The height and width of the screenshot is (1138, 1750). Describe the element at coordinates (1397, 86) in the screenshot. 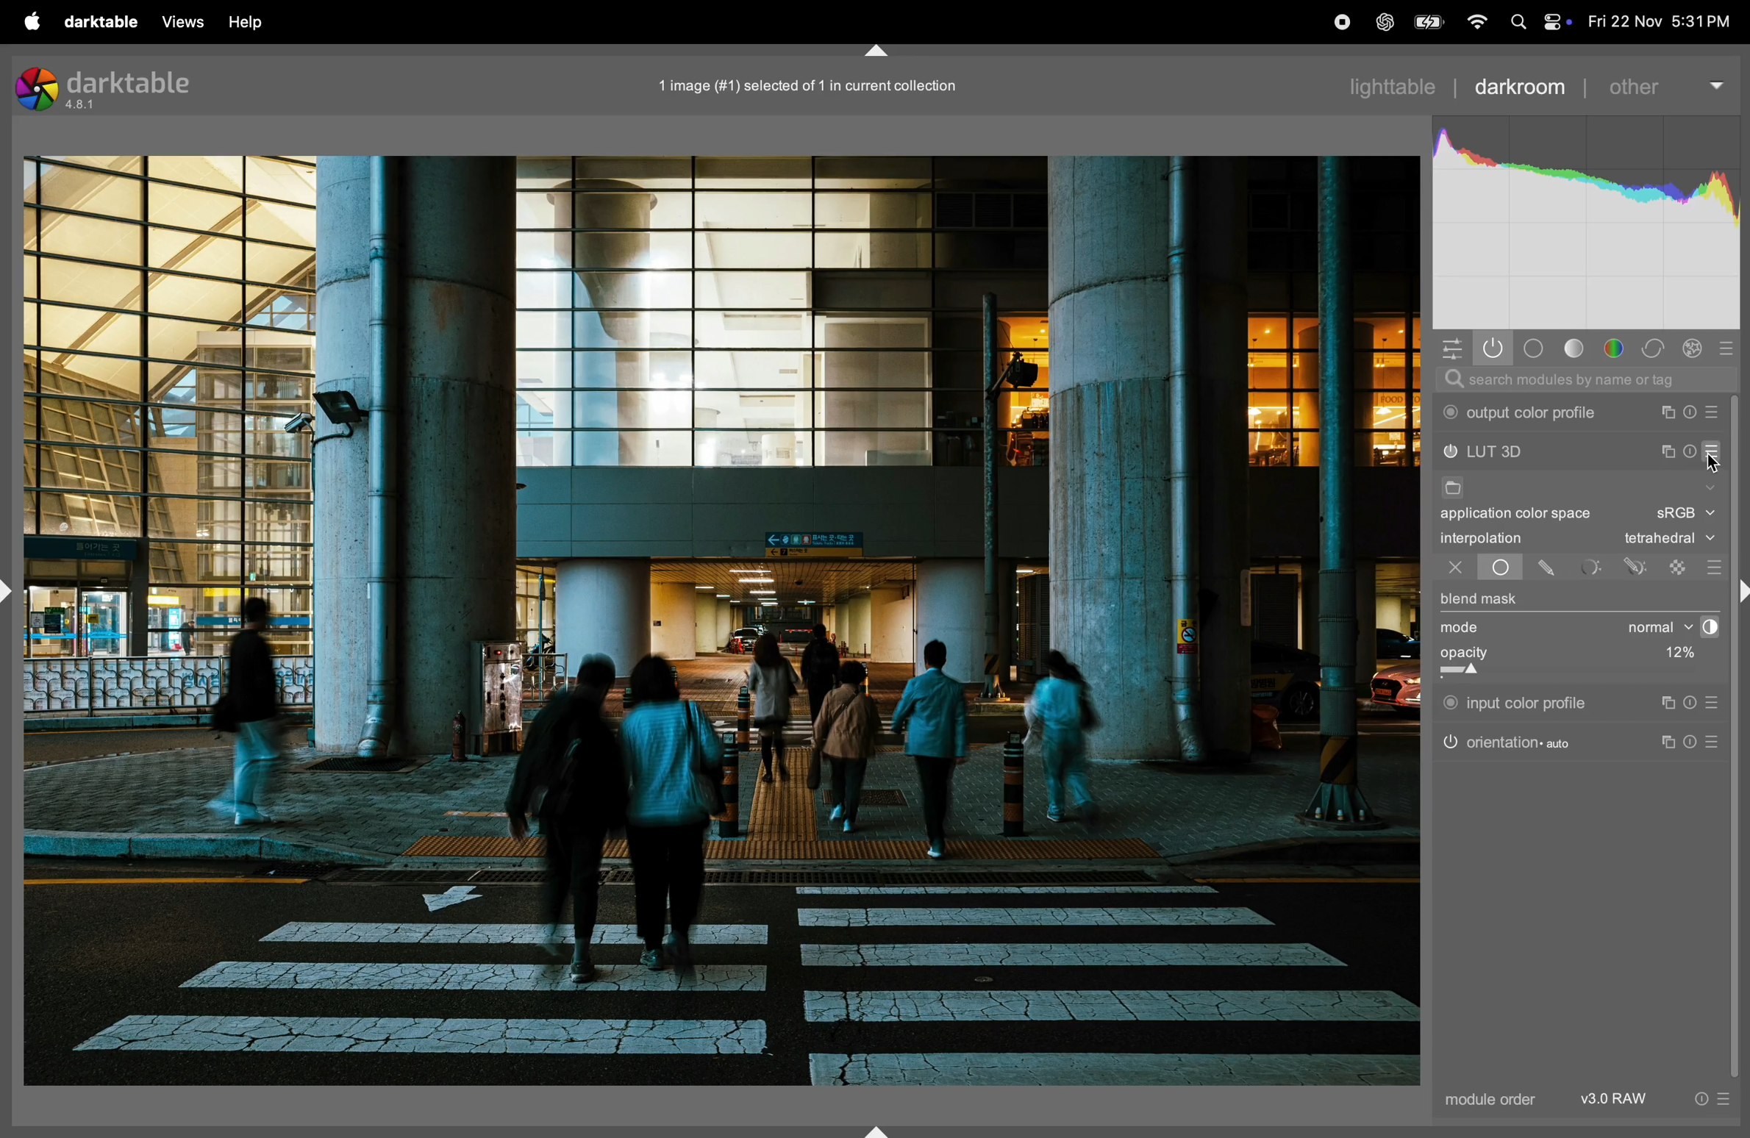

I see `lightable` at that location.